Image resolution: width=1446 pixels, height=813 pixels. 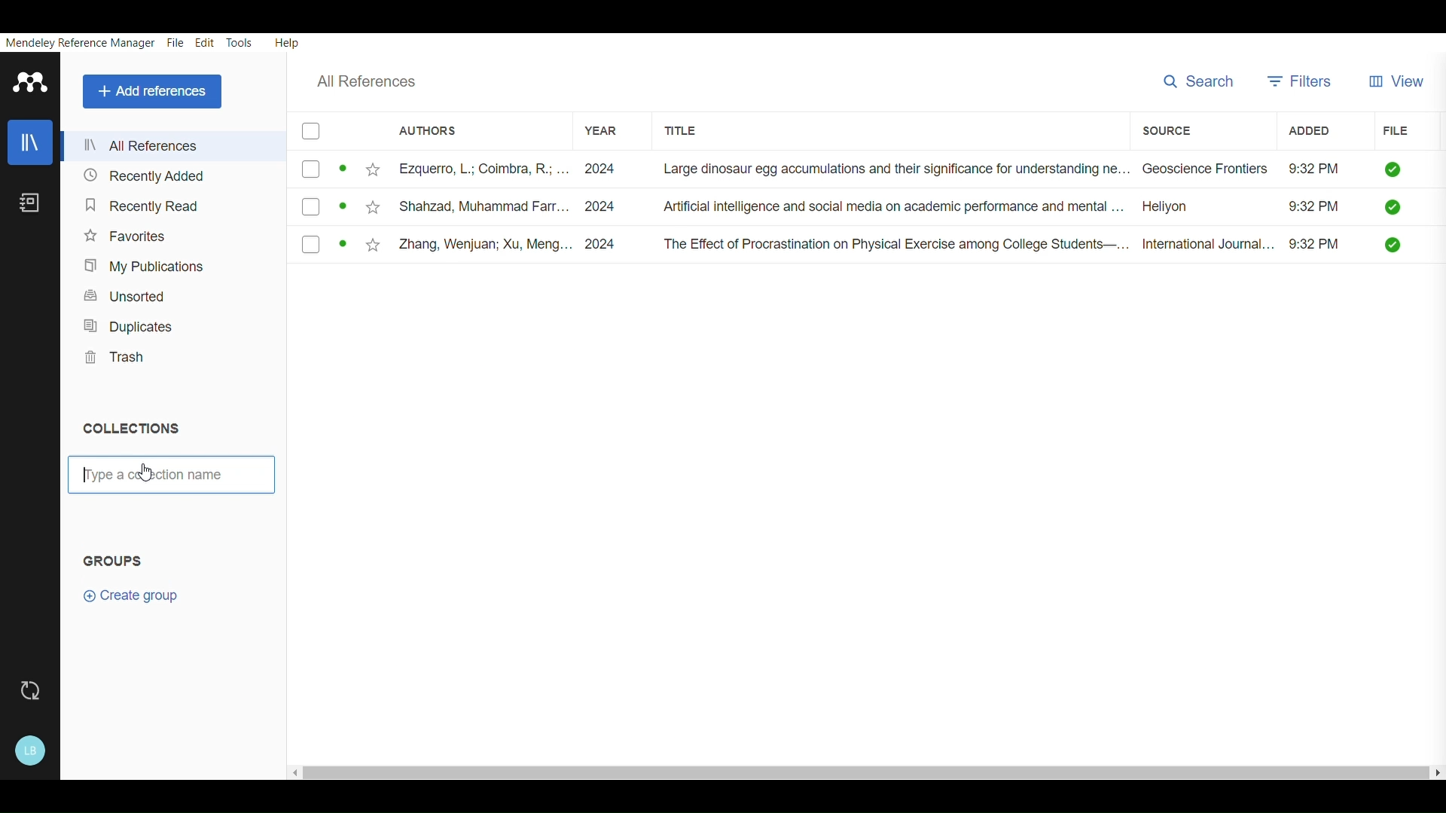 What do you see at coordinates (127, 600) in the screenshot?
I see `Create group` at bounding box center [127, 600].